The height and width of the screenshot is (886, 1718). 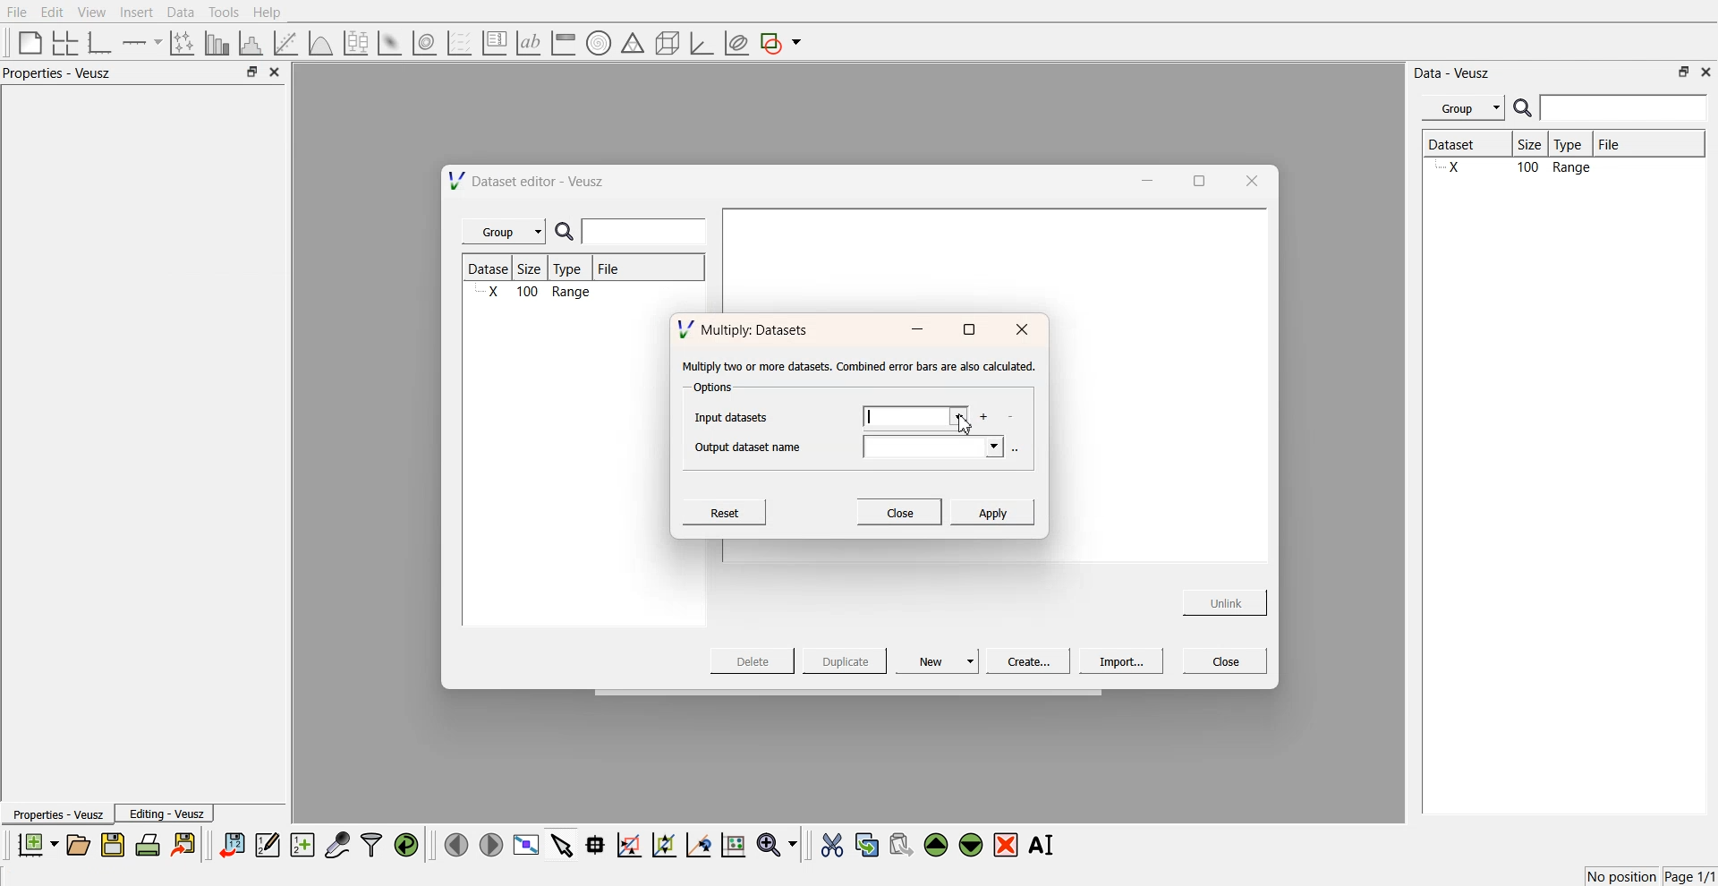 What do you see at coordinates (1691, 877) in the screenshot?
I see `Page 1/1` at bounding box center [1691, 877].